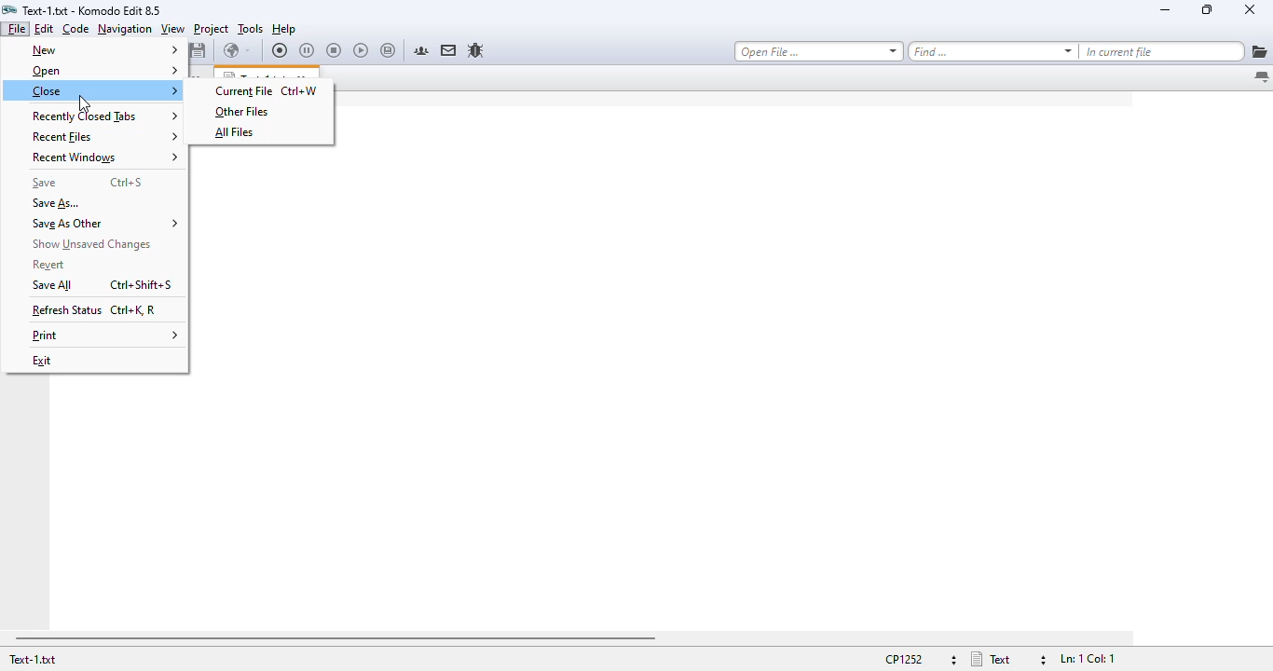 This screenshot has height=671, width=1273. I want to click on komodo email lists, so click(449, 49).